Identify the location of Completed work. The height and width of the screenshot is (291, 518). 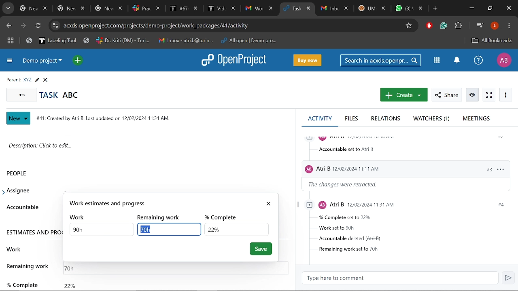
(70, 284).